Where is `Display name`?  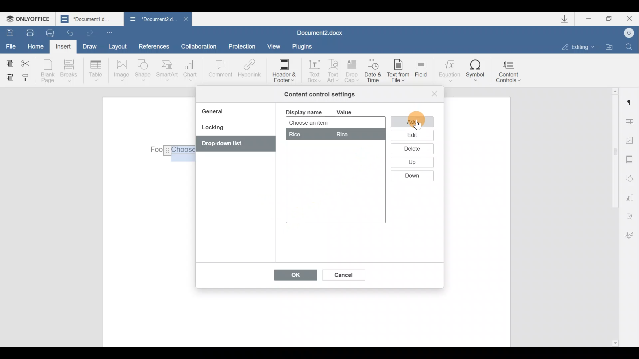 Display name is located at coordinates (303, 112).